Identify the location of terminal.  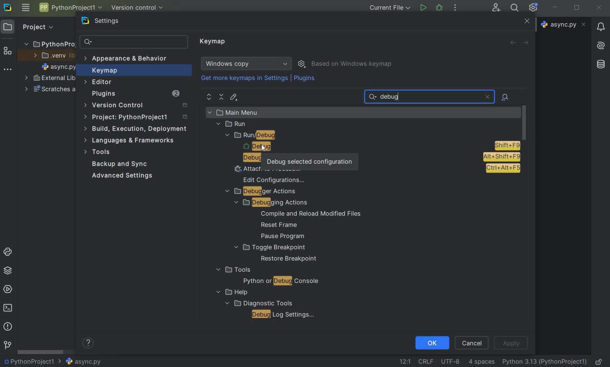
(9, 308).